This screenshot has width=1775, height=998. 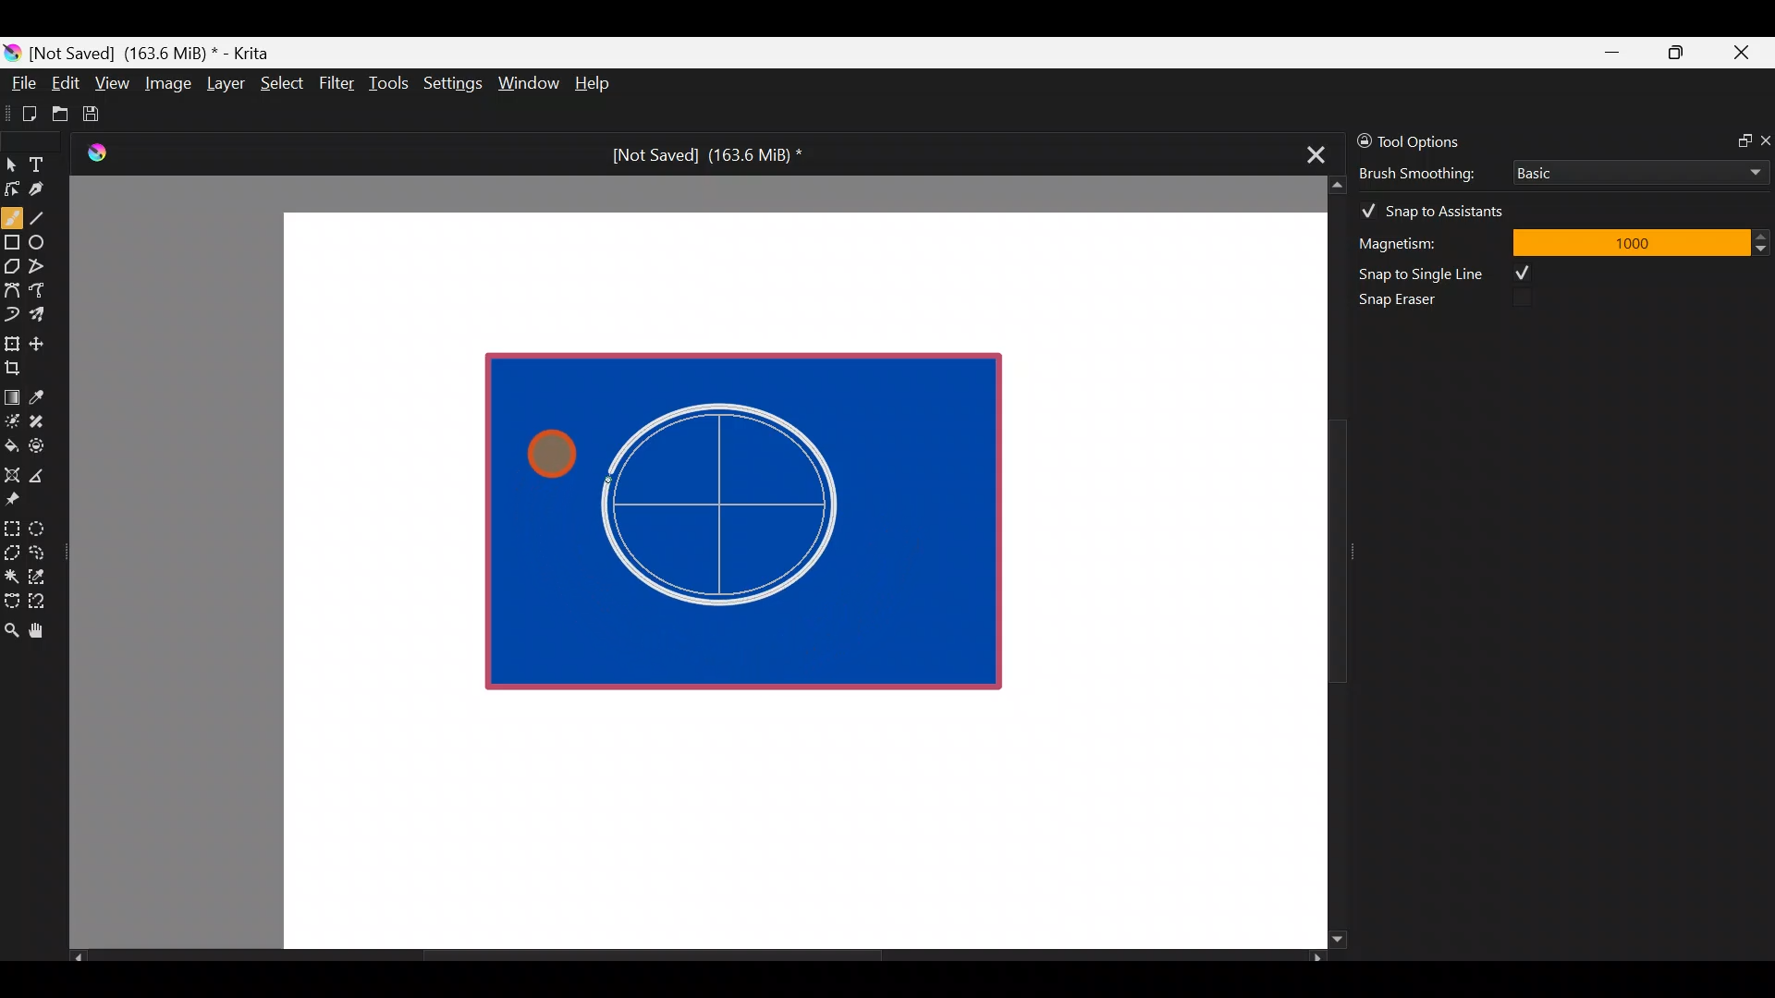 What do you see at coordinates (1736, 139) in the screenshot?
I see `Float docker` at bounding box center [1736, 139].